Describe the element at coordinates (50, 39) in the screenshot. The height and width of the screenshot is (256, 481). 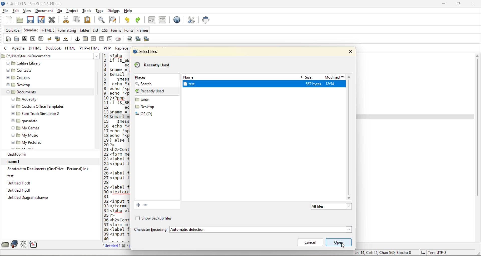
I see `break` at that location.